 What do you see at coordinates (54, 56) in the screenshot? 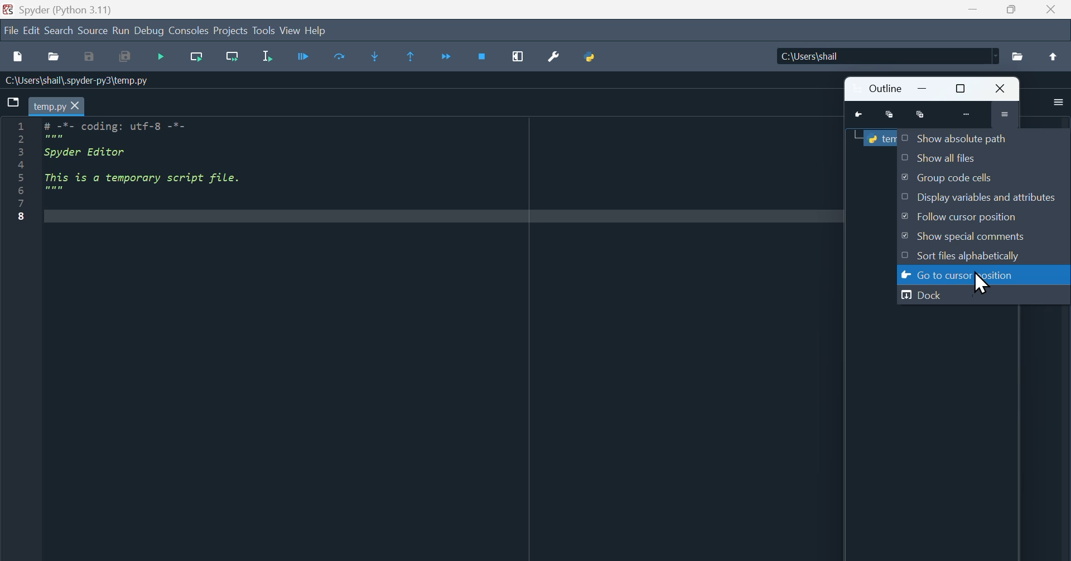
I see `Open file` at bounding box center [54, 56].